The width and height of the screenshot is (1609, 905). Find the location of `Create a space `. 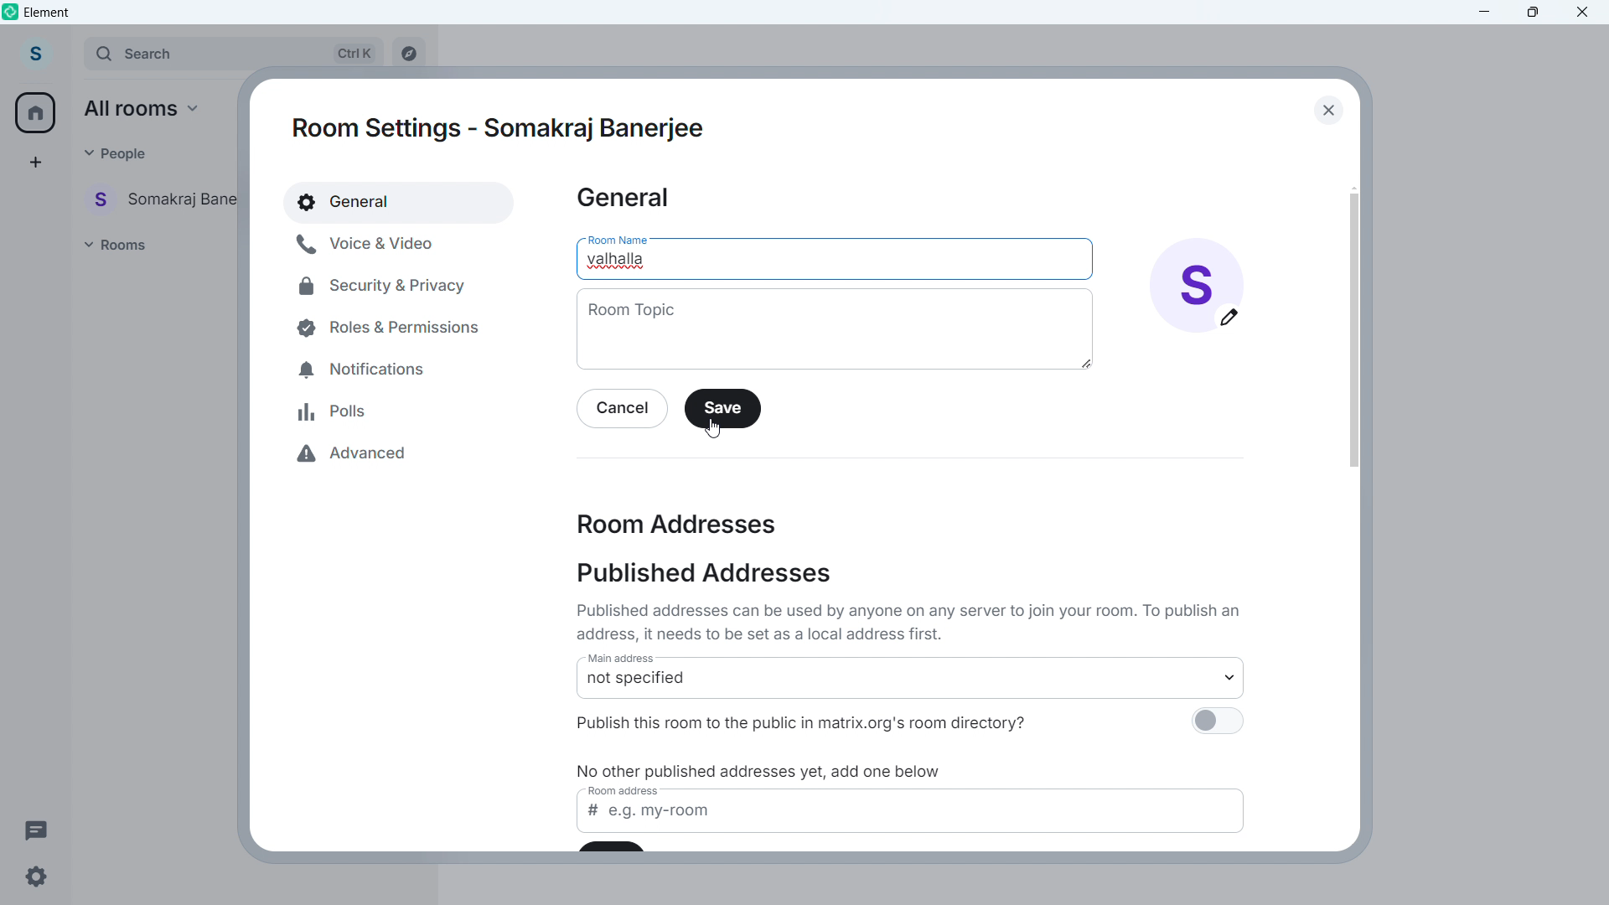

Create a space  is located at coordinates (34, 163).